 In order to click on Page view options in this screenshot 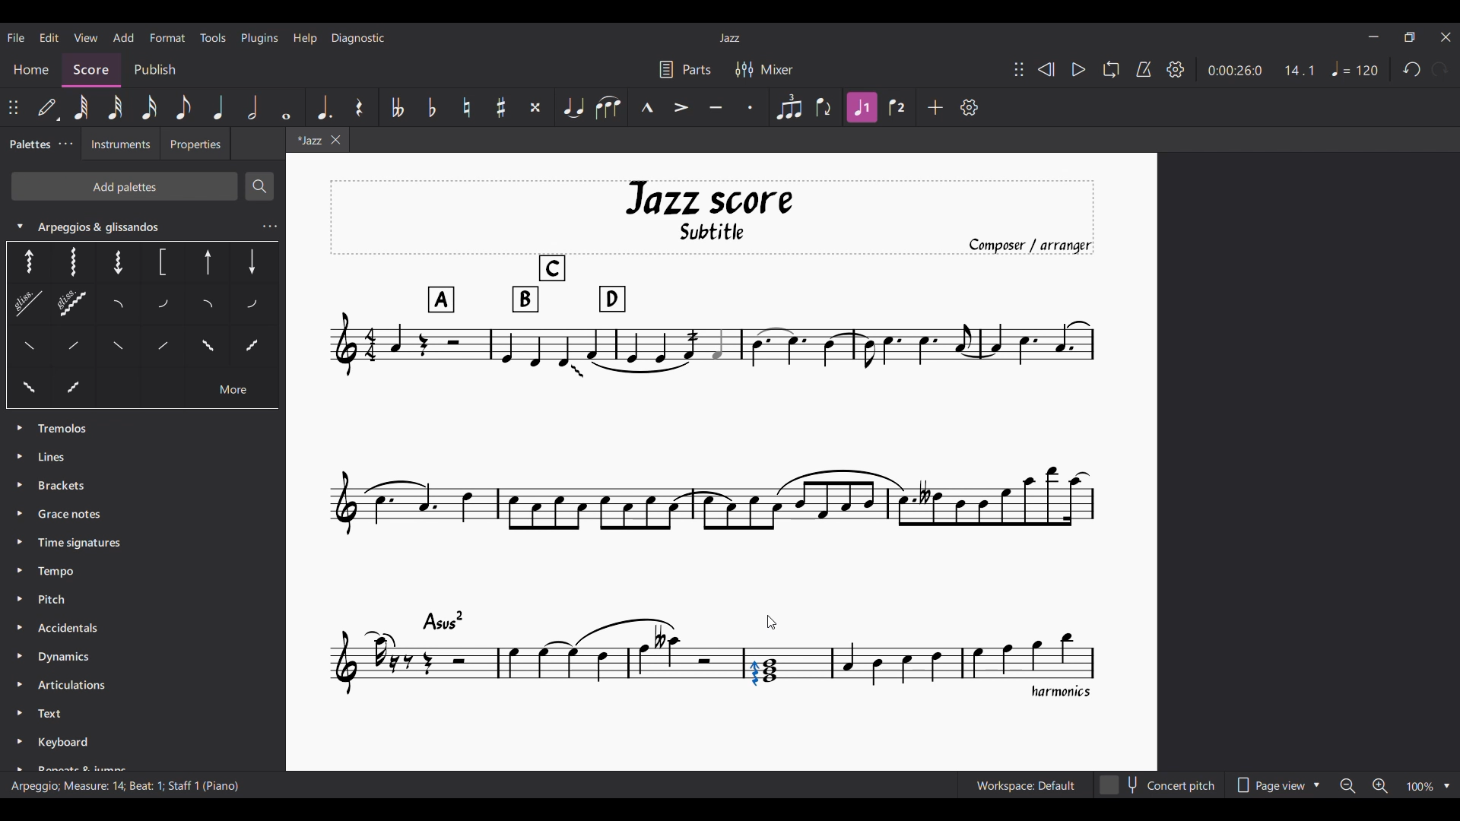, I will do `click(1279, 785)`.